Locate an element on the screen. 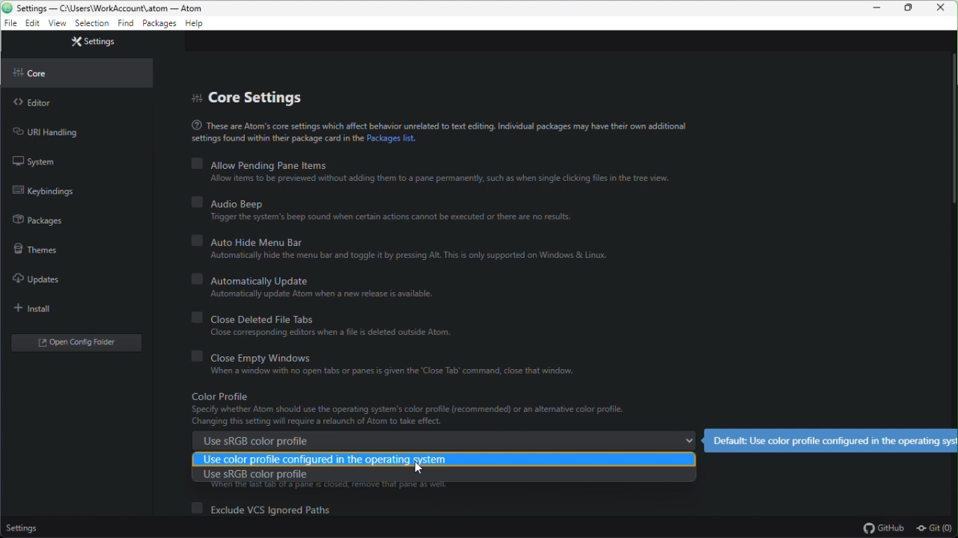 The height and width of the screenshot is (538, 958). Updates is located at coordinates (33, 279).